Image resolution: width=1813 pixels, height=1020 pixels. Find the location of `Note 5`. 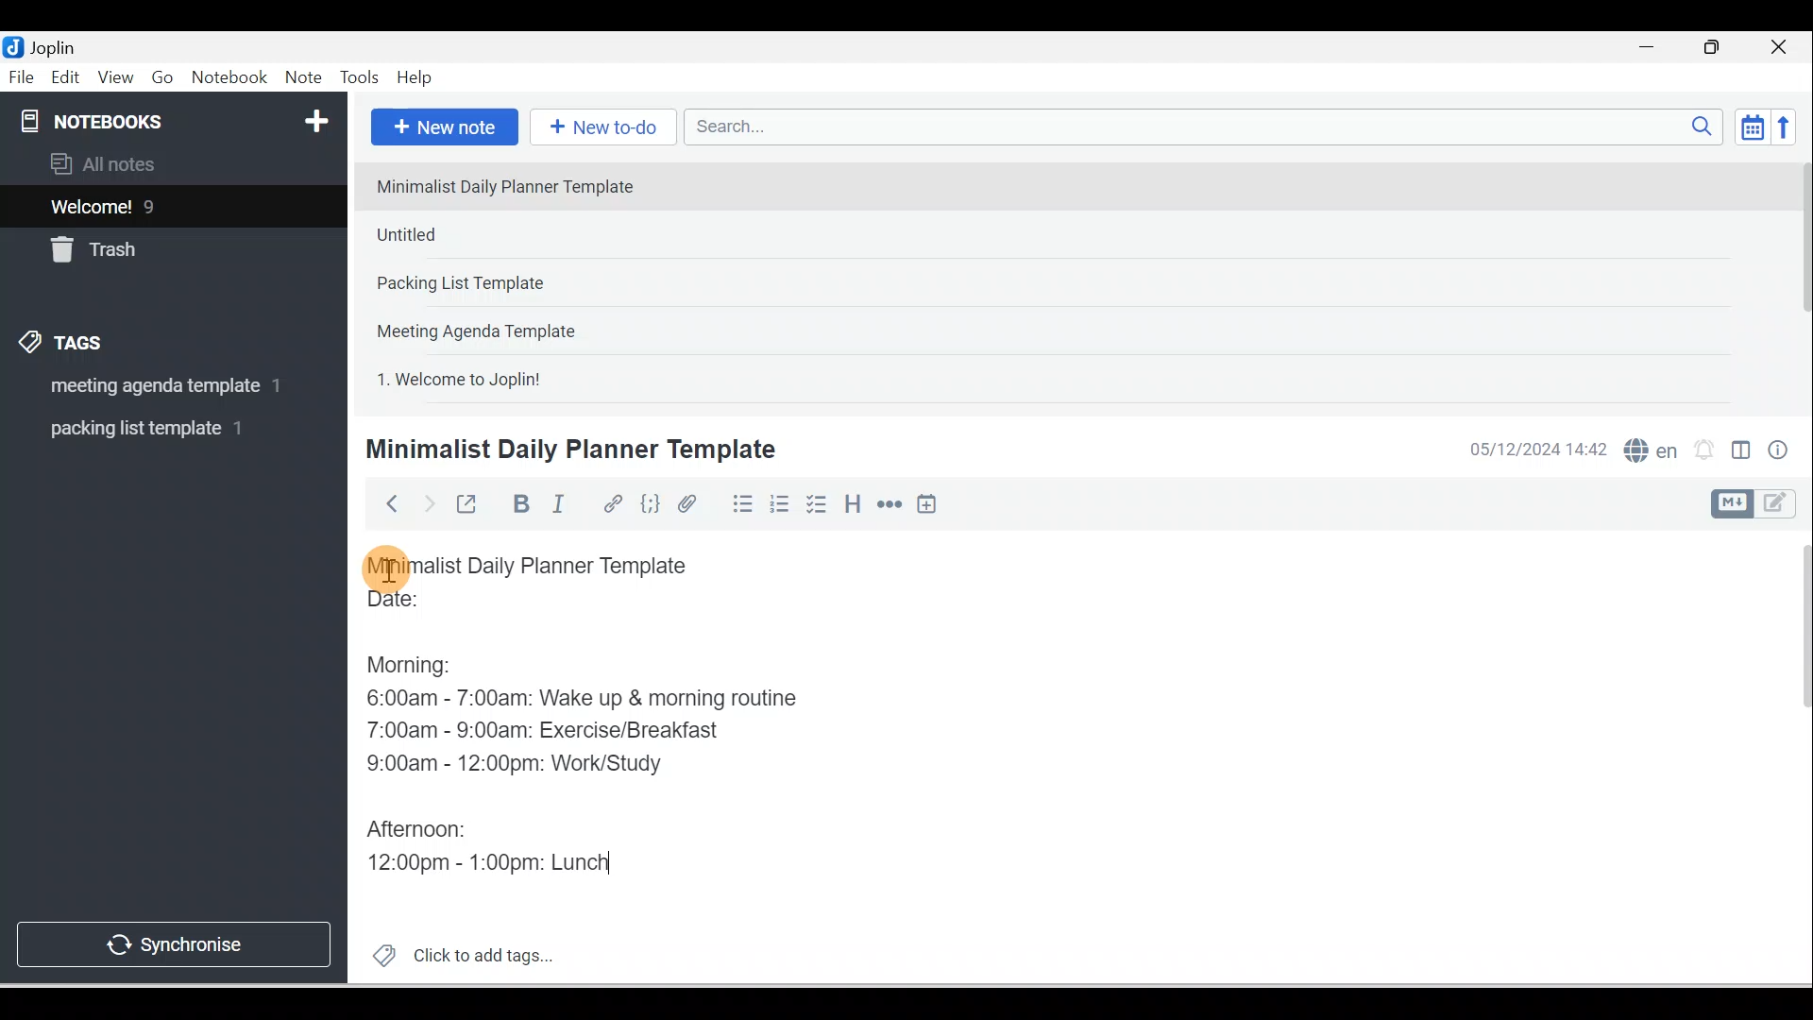

Note 5 is located at coordinates (528, 377).